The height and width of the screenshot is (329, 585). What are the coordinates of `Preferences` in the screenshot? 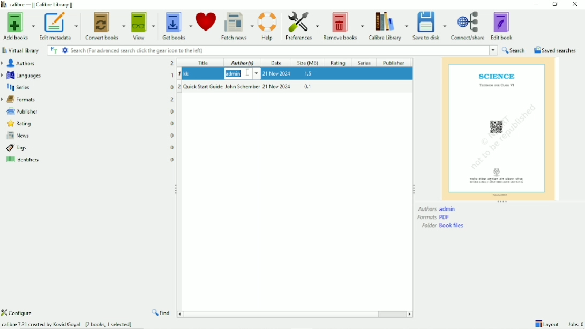 It's located at (301, 26).